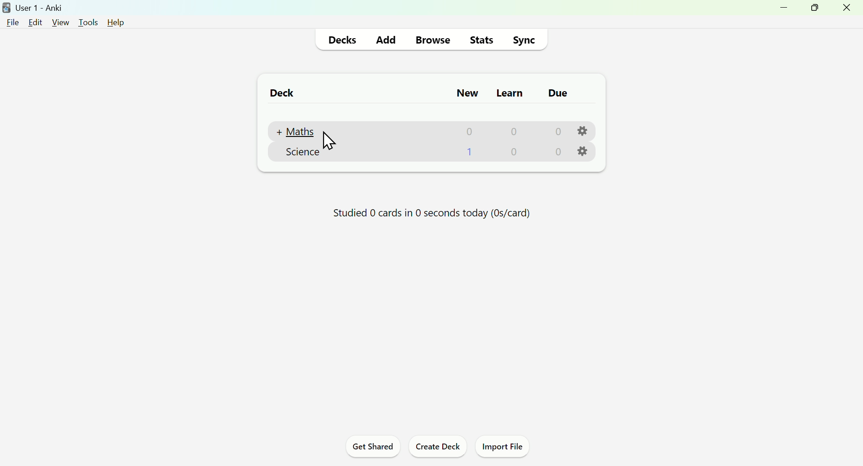  What do you see at coordinates (88, 22) in the screenshot?
I see `tools` at bounding box center [88, 22].